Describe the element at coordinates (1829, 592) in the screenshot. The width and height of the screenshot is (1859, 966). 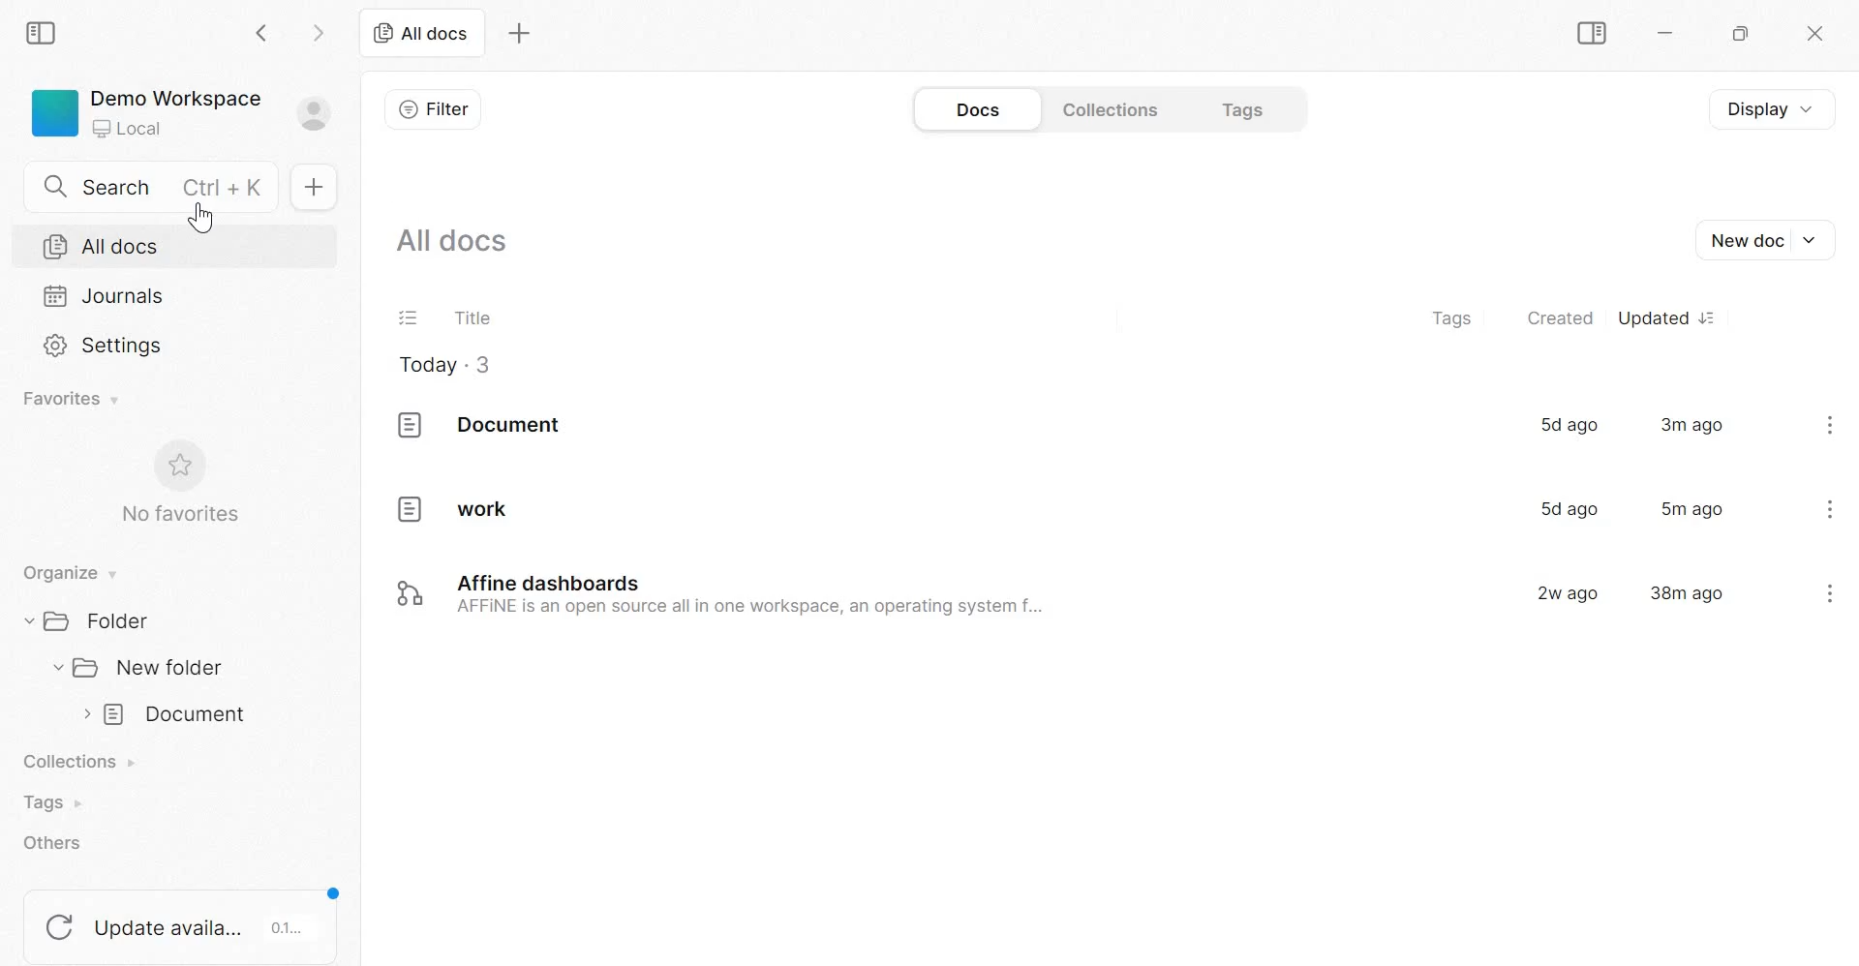
I see `kebab menu` at that location.